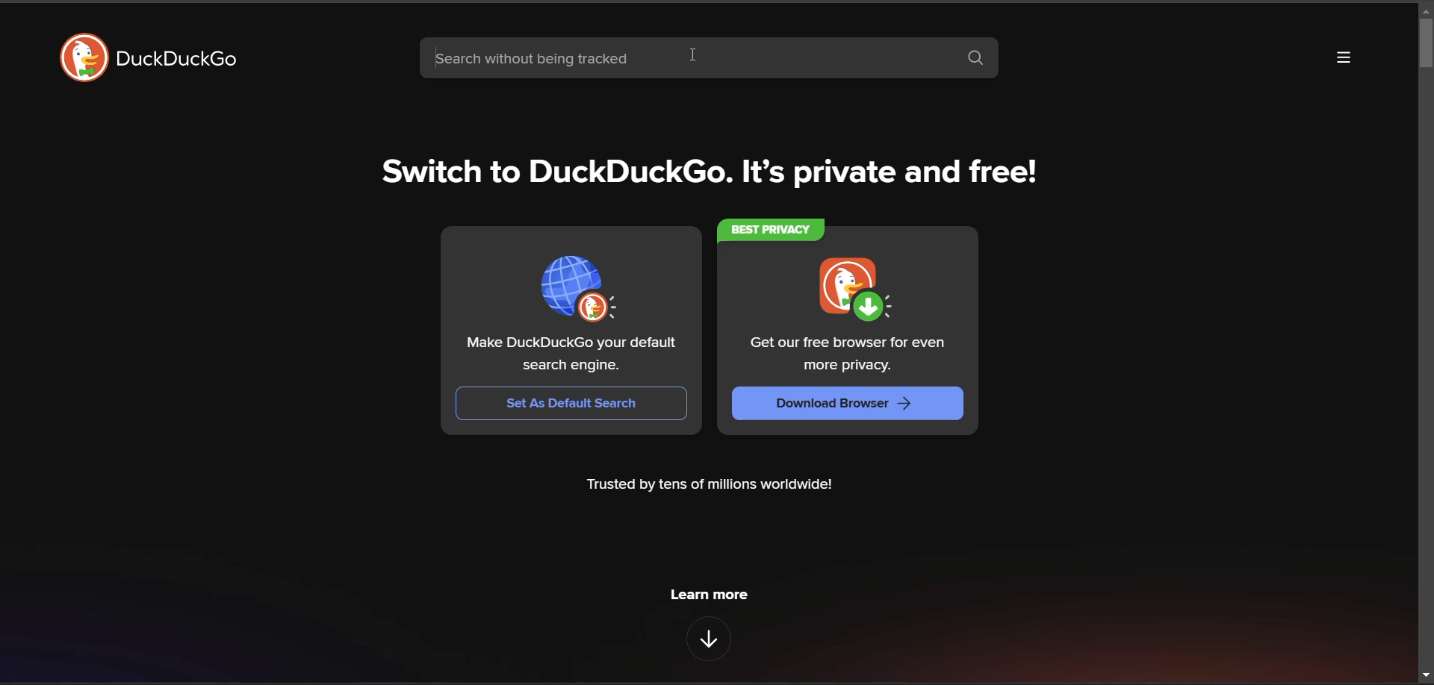 This screenshot has width=1434, height=685. Describe the element at coordinates (692, 56) in the screenshot. I see `cursor` at that location.